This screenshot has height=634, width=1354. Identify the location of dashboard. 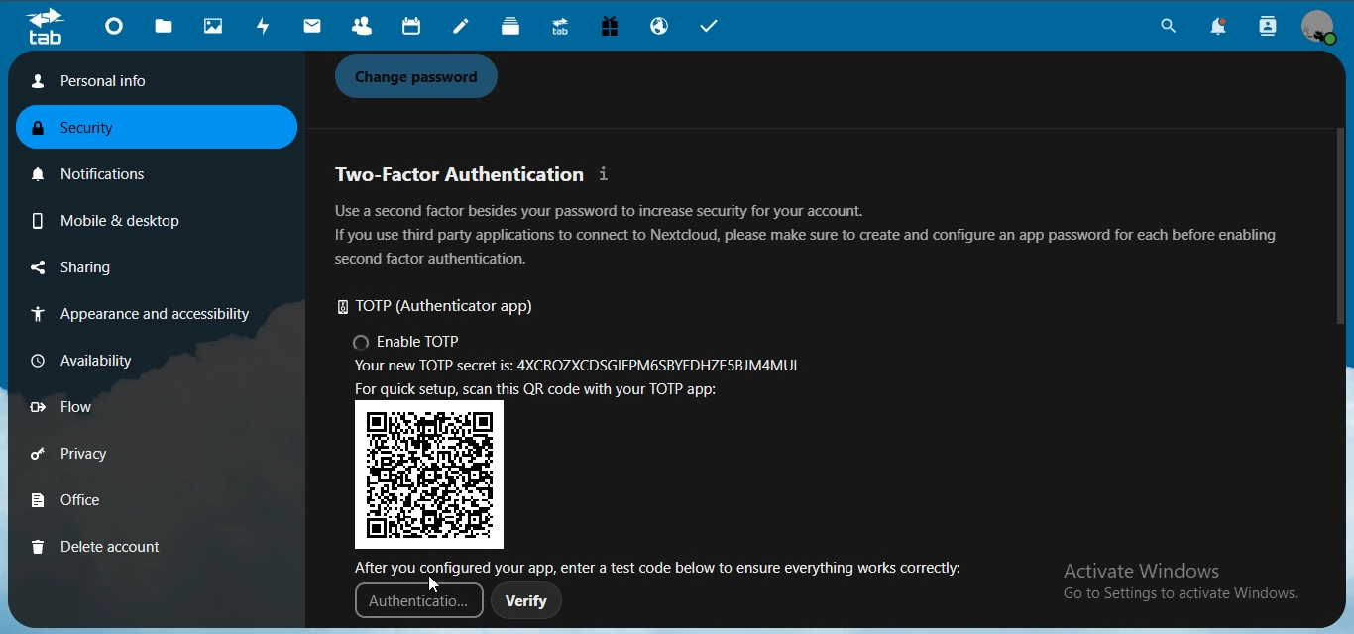
(117, 29).